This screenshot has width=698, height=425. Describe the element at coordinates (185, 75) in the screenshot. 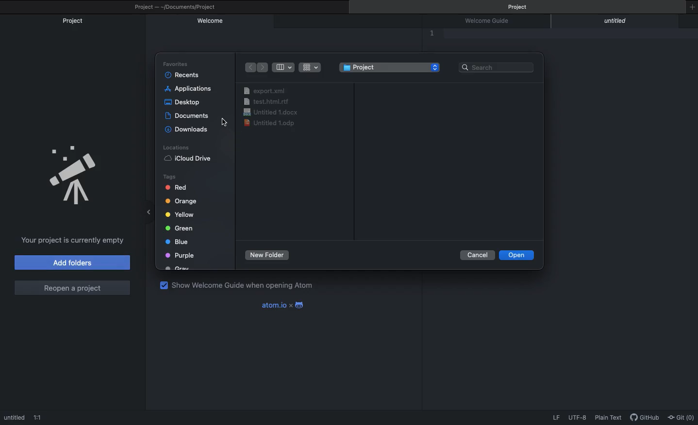

I see `Recents` at that location.